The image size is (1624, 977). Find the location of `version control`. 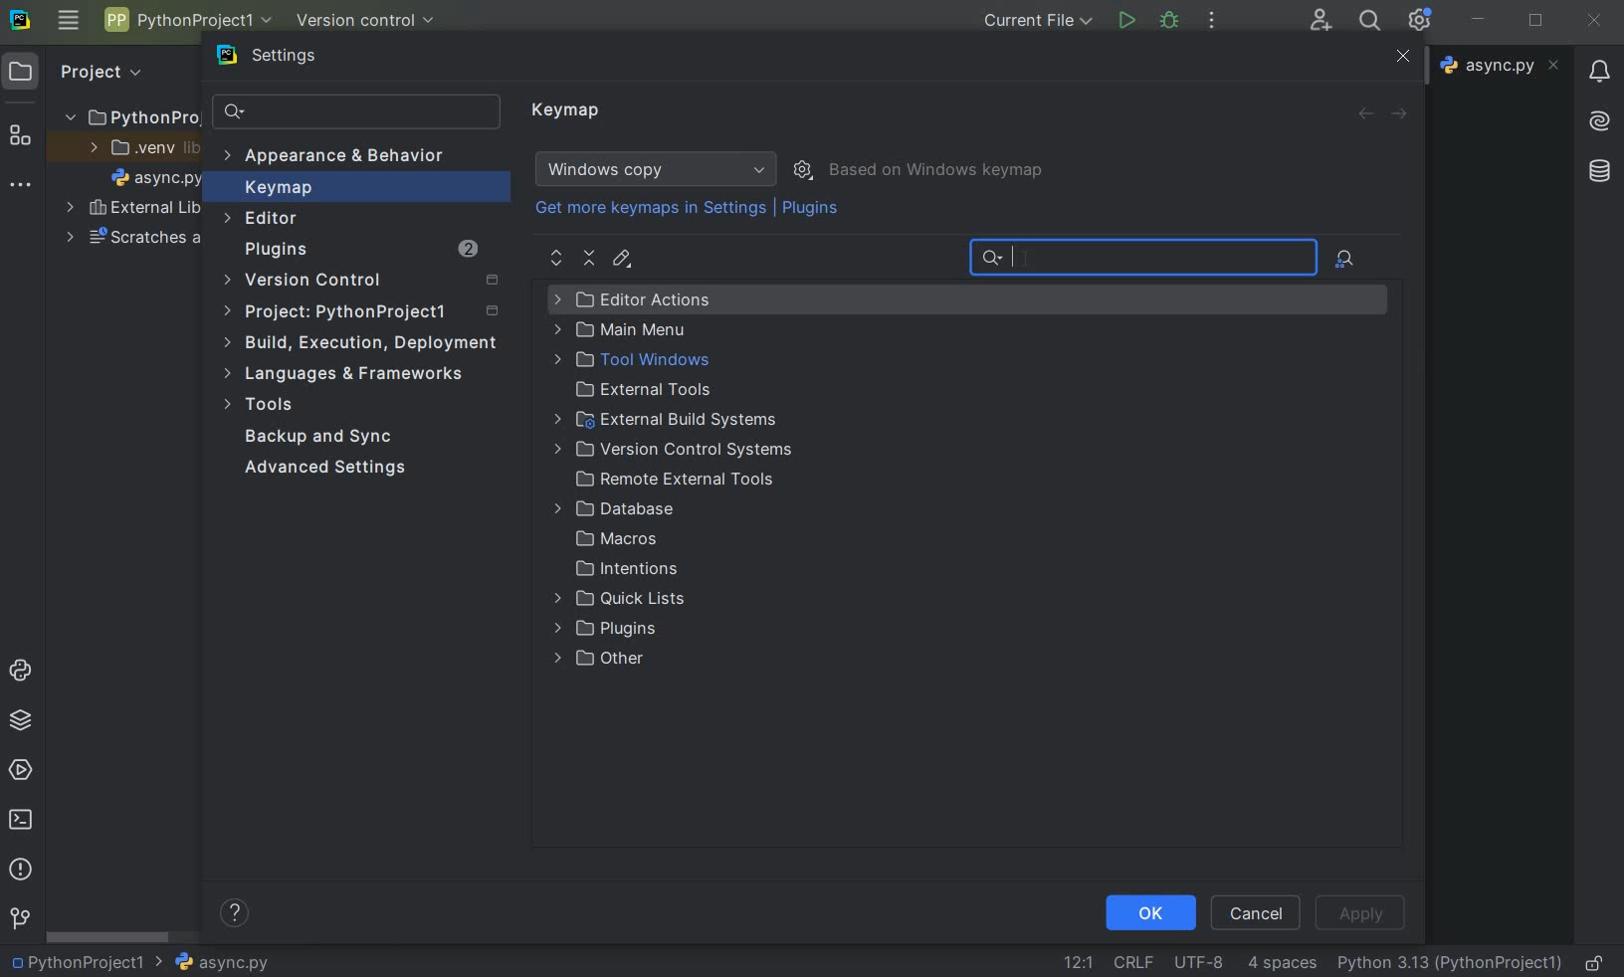

version control is located at coordinates (20, 919).